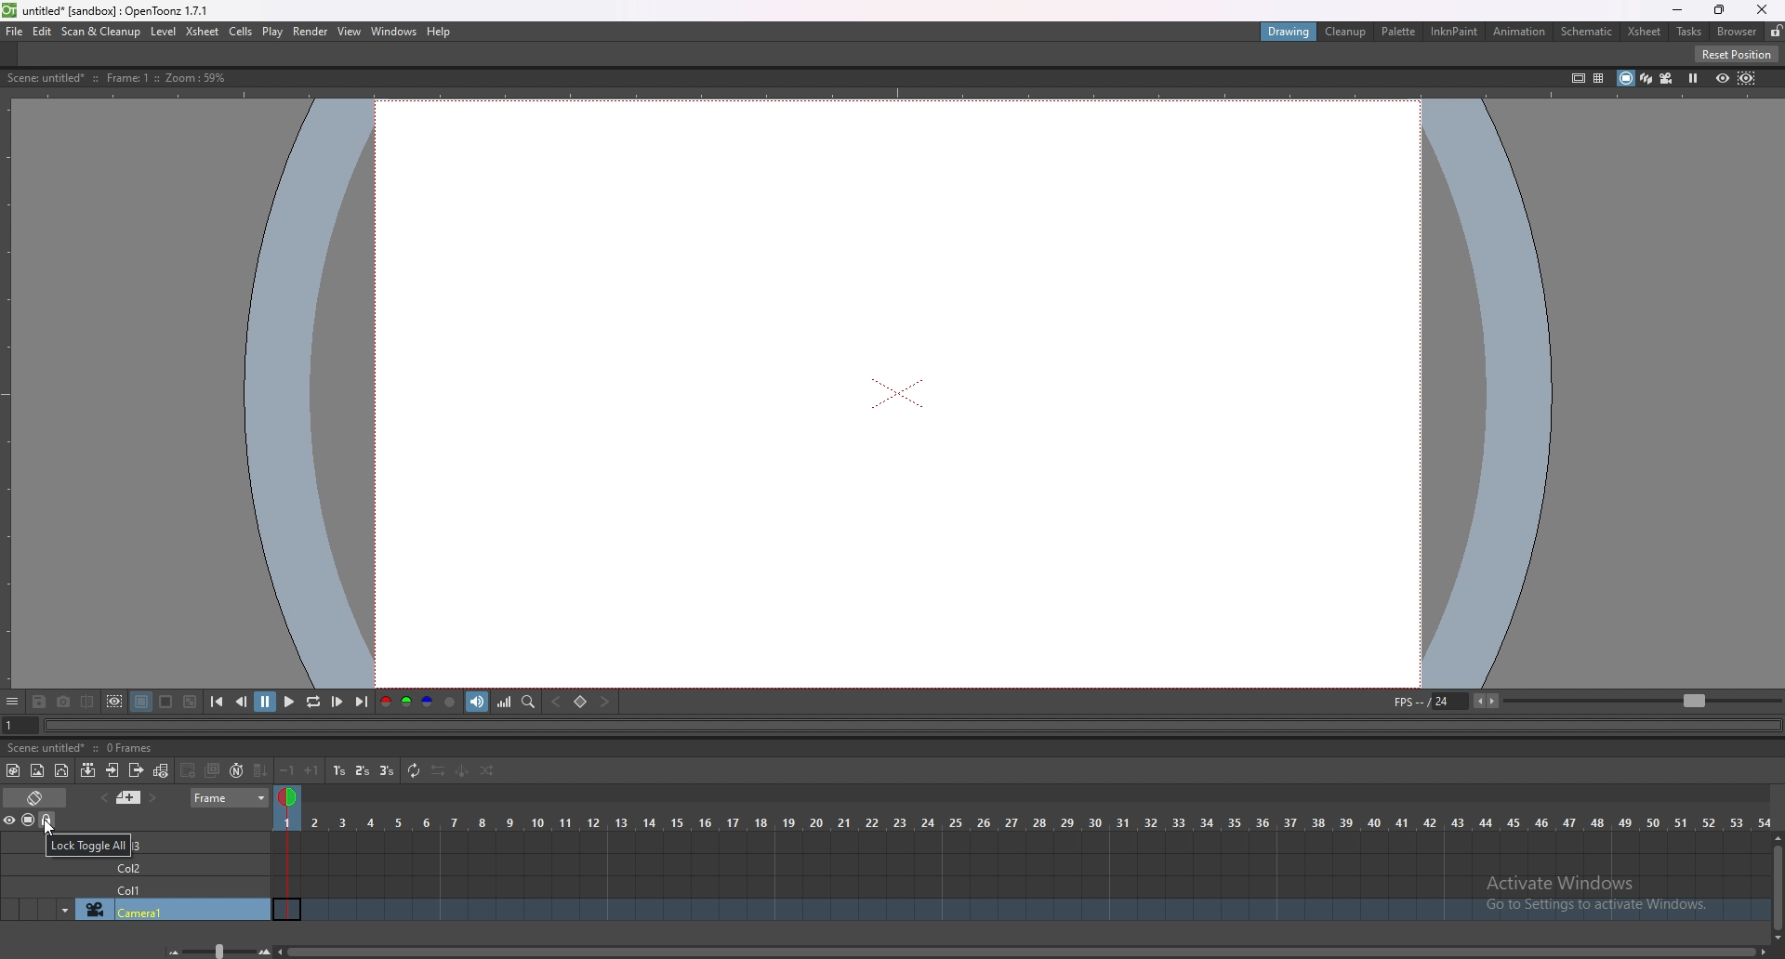  Describe the element at coordinates (452, 702) in the screenshot. I see `alpha` at that location.